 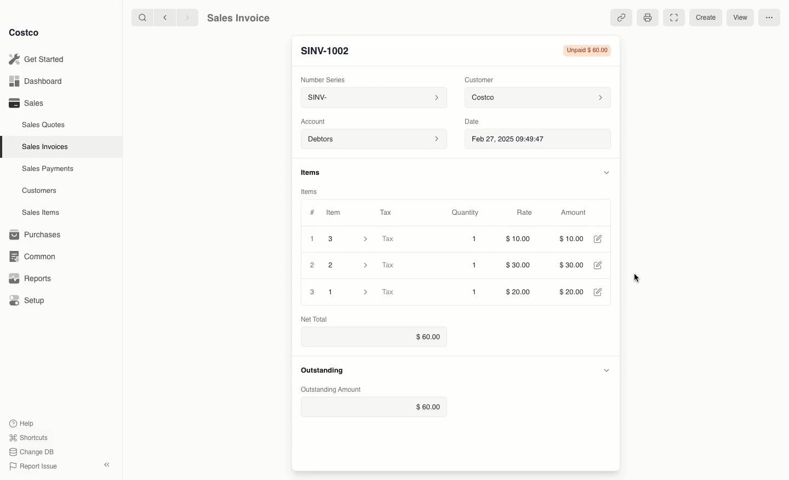 I want to click on Sales Invoice, so click(x=238, y=18).